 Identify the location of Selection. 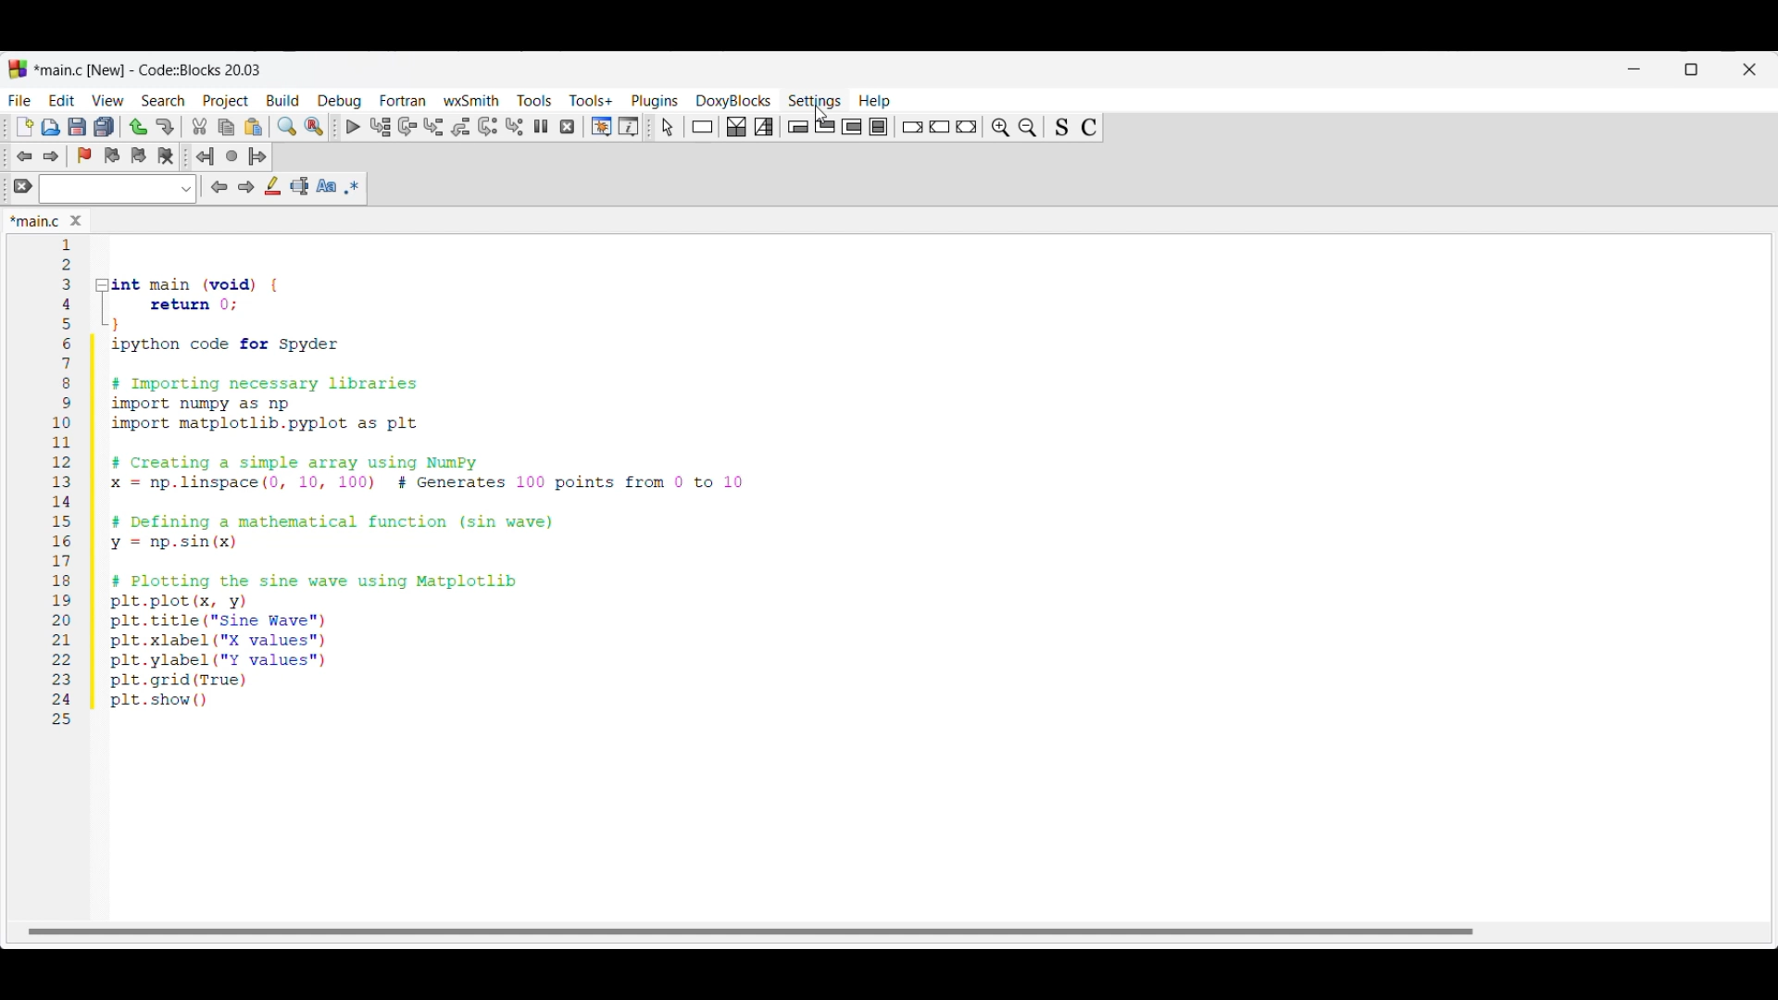
(764, 127).